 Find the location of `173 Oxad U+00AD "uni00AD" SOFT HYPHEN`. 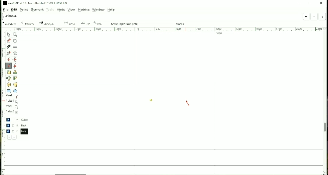

173 Oxad U+00AD "uni00AD" SOFT HYPHEN is located at coordinates (323, 173).